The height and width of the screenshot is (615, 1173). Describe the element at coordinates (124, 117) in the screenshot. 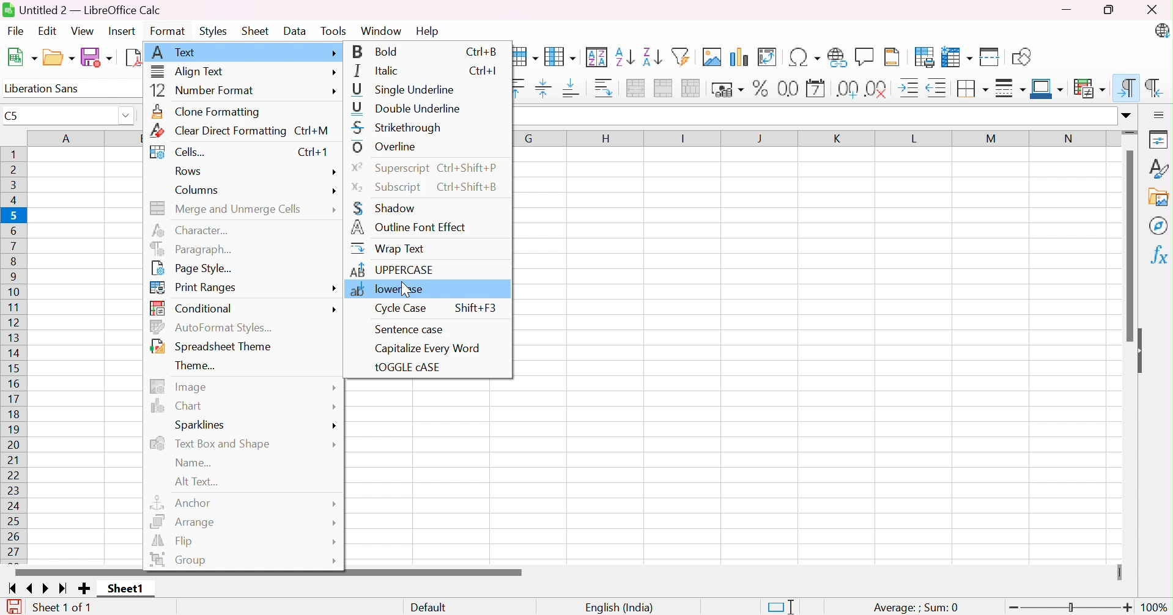

I see `Drop Down` at that location.